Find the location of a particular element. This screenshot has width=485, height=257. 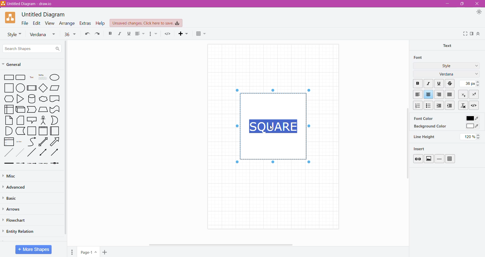

Superscript is located at coordinates (474, 94).